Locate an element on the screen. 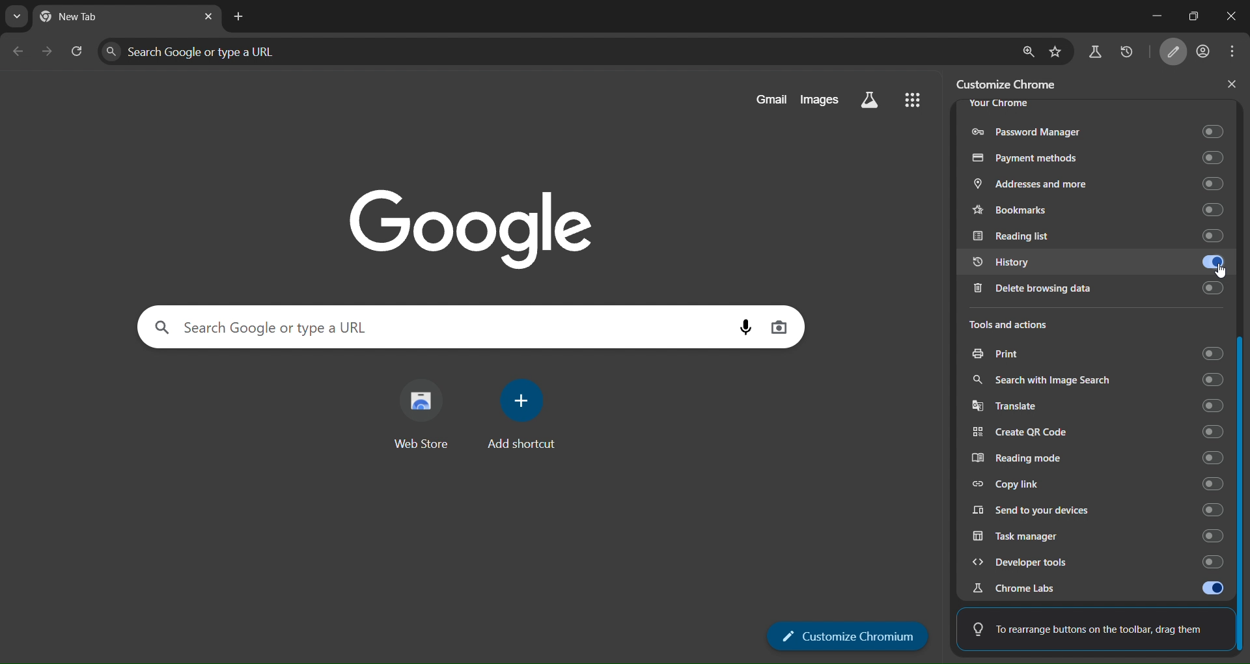  history is located at coordinates (1126, 53).